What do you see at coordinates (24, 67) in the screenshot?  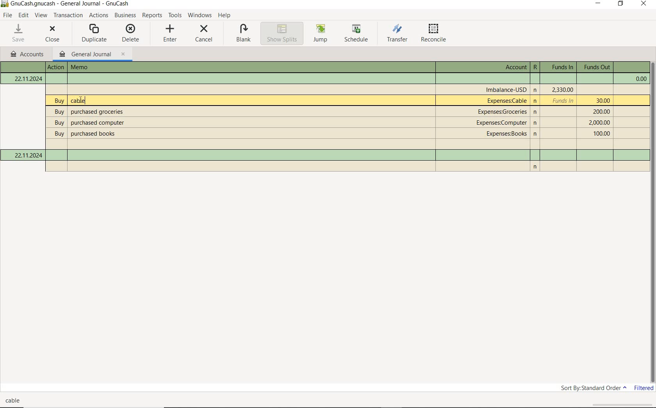 I see `Text` at bounding box center [24, 67].